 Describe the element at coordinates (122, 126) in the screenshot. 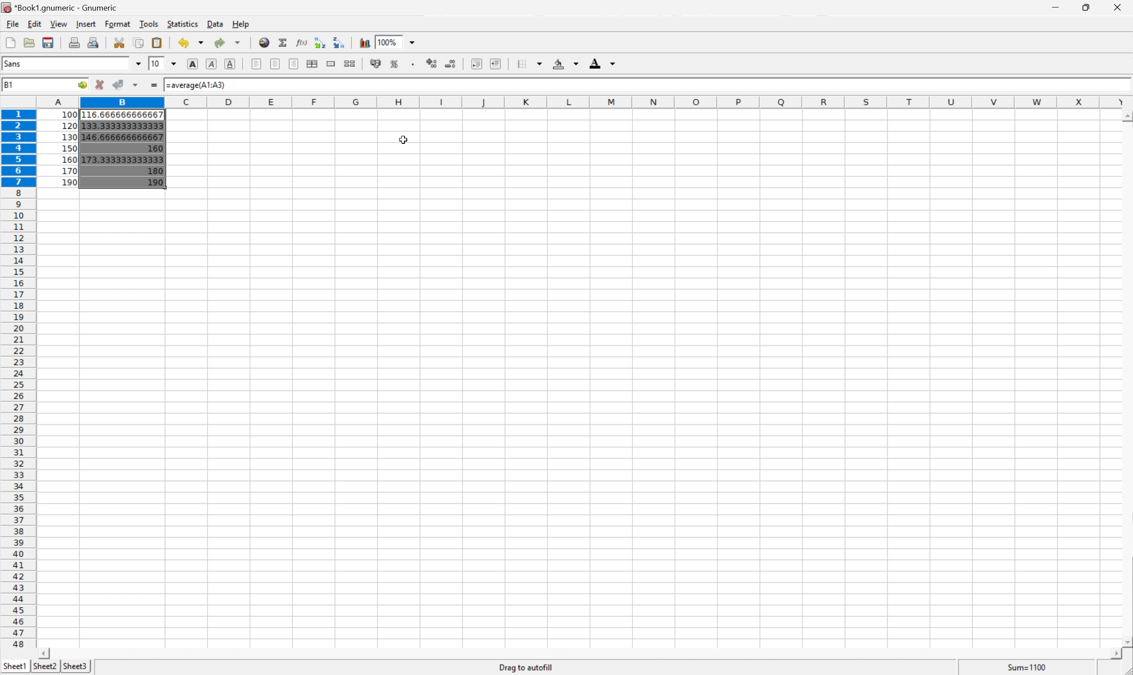

I see `133.333333333333` at that location.